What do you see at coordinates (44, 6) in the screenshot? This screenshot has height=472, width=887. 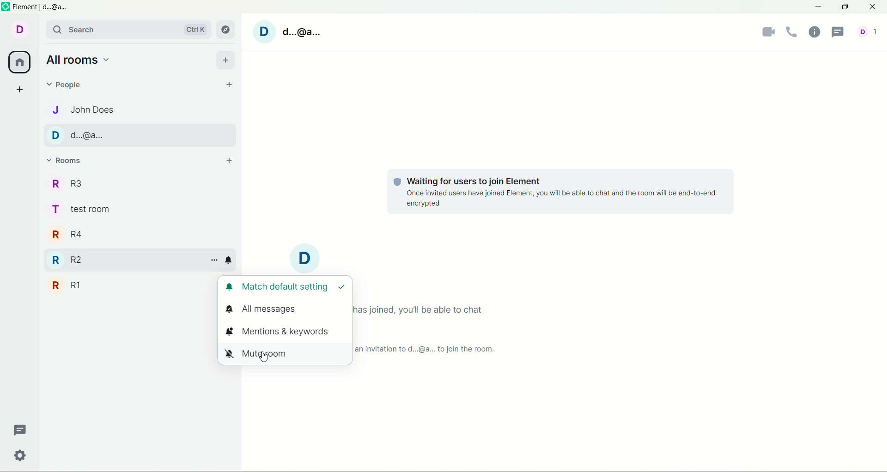 I see `element` at bounding box center [44, 6].